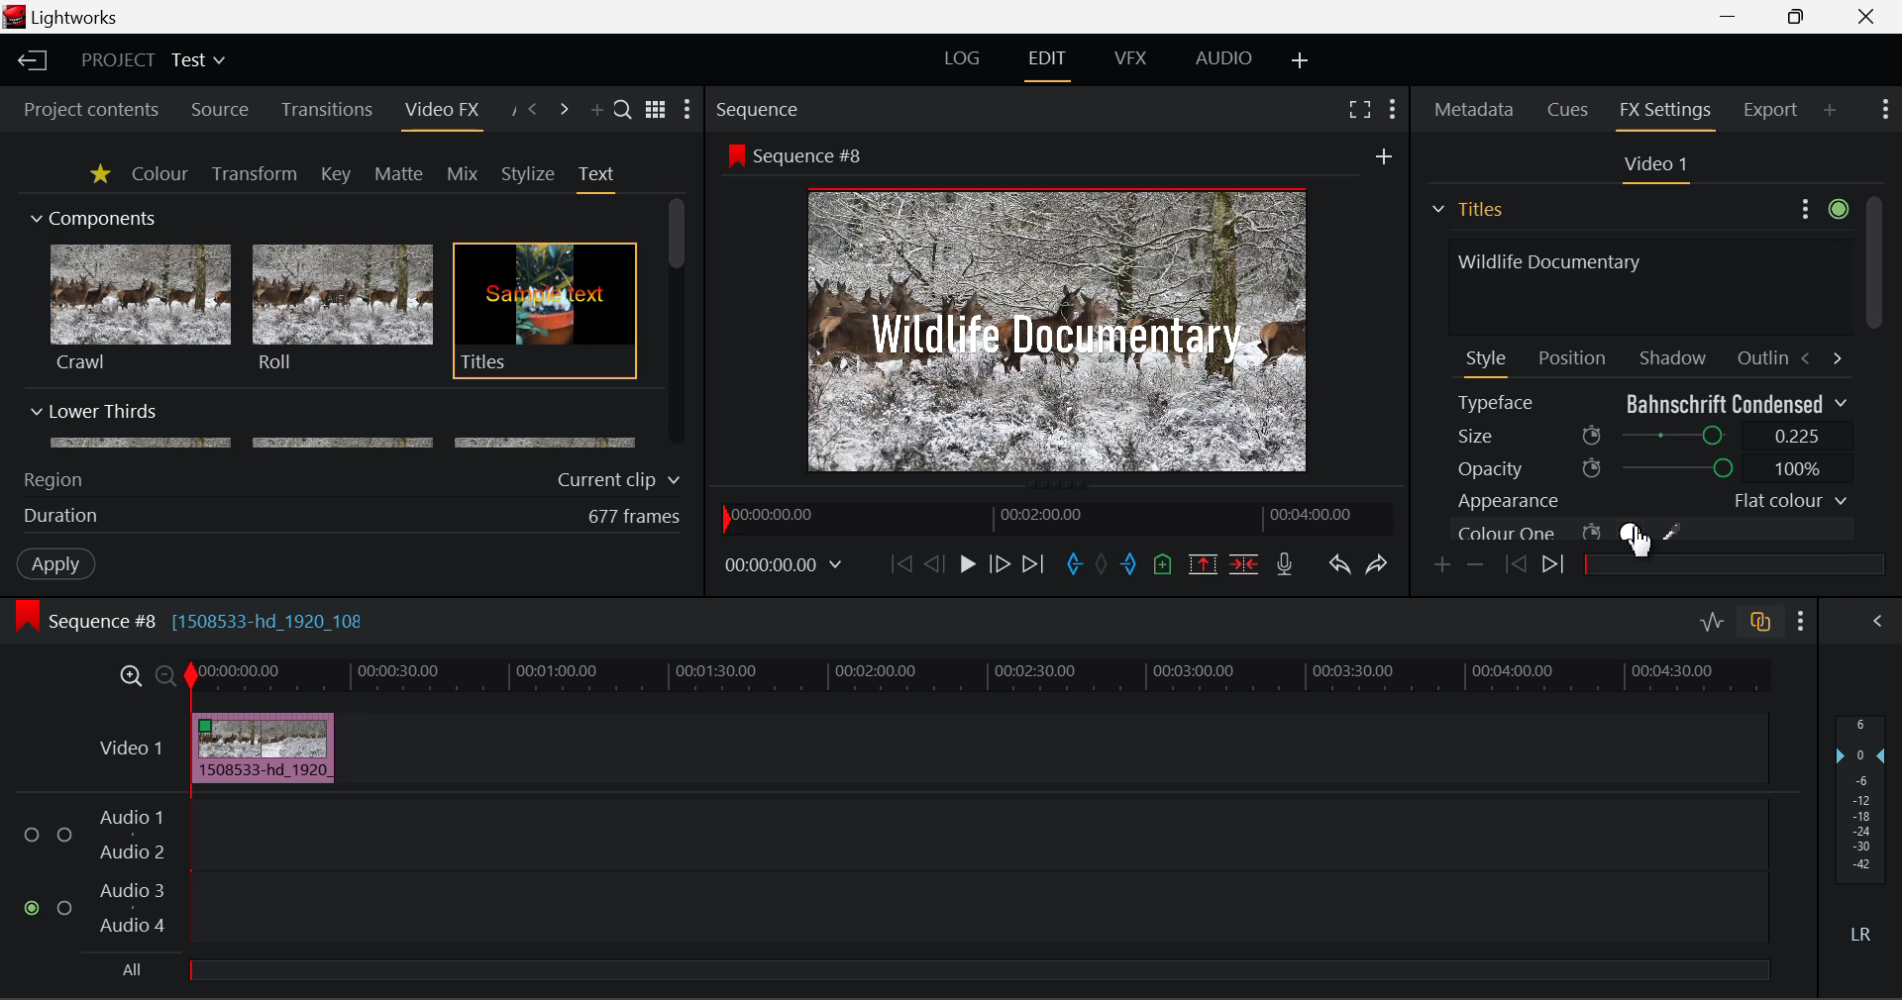 Image resolution: width=1902 pixels, height=1000 pixels. Describe the element at coordinates (63, 517) in the screenshot. I see `Duration` at that location.